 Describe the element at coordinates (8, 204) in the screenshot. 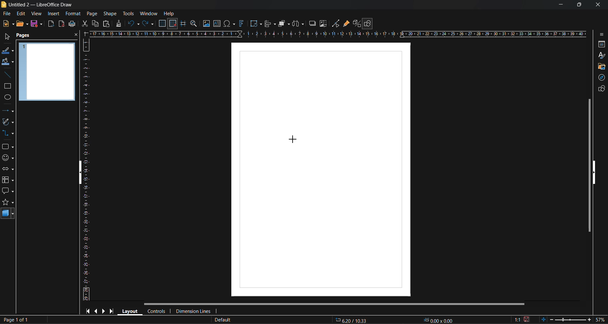

I see `stars and banners` at that location.